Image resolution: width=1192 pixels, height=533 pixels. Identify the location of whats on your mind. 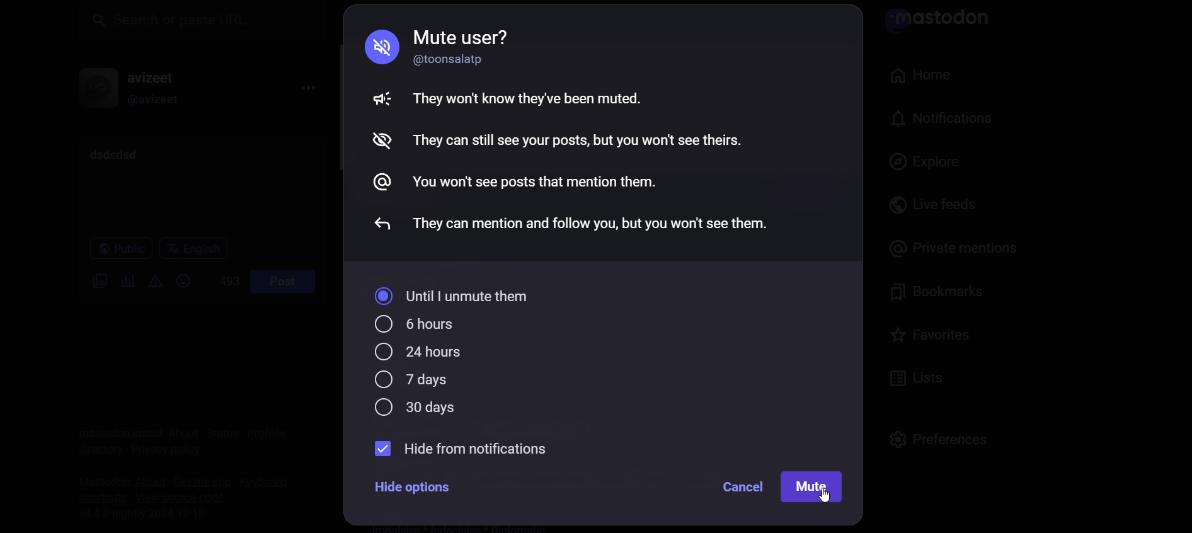
(197, 184).